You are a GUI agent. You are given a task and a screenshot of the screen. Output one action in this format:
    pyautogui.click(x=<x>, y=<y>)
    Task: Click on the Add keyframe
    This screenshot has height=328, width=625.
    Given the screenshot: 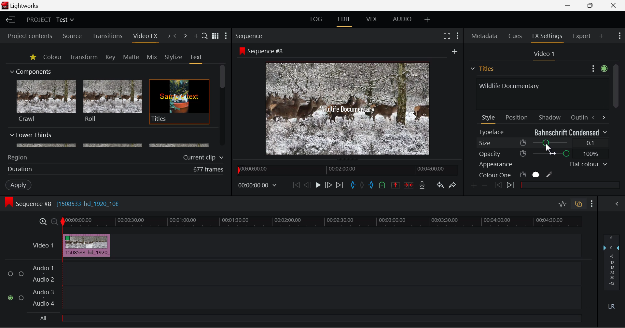 What is the action you would take?
    pyautogui.click(x=475, y=186)
    